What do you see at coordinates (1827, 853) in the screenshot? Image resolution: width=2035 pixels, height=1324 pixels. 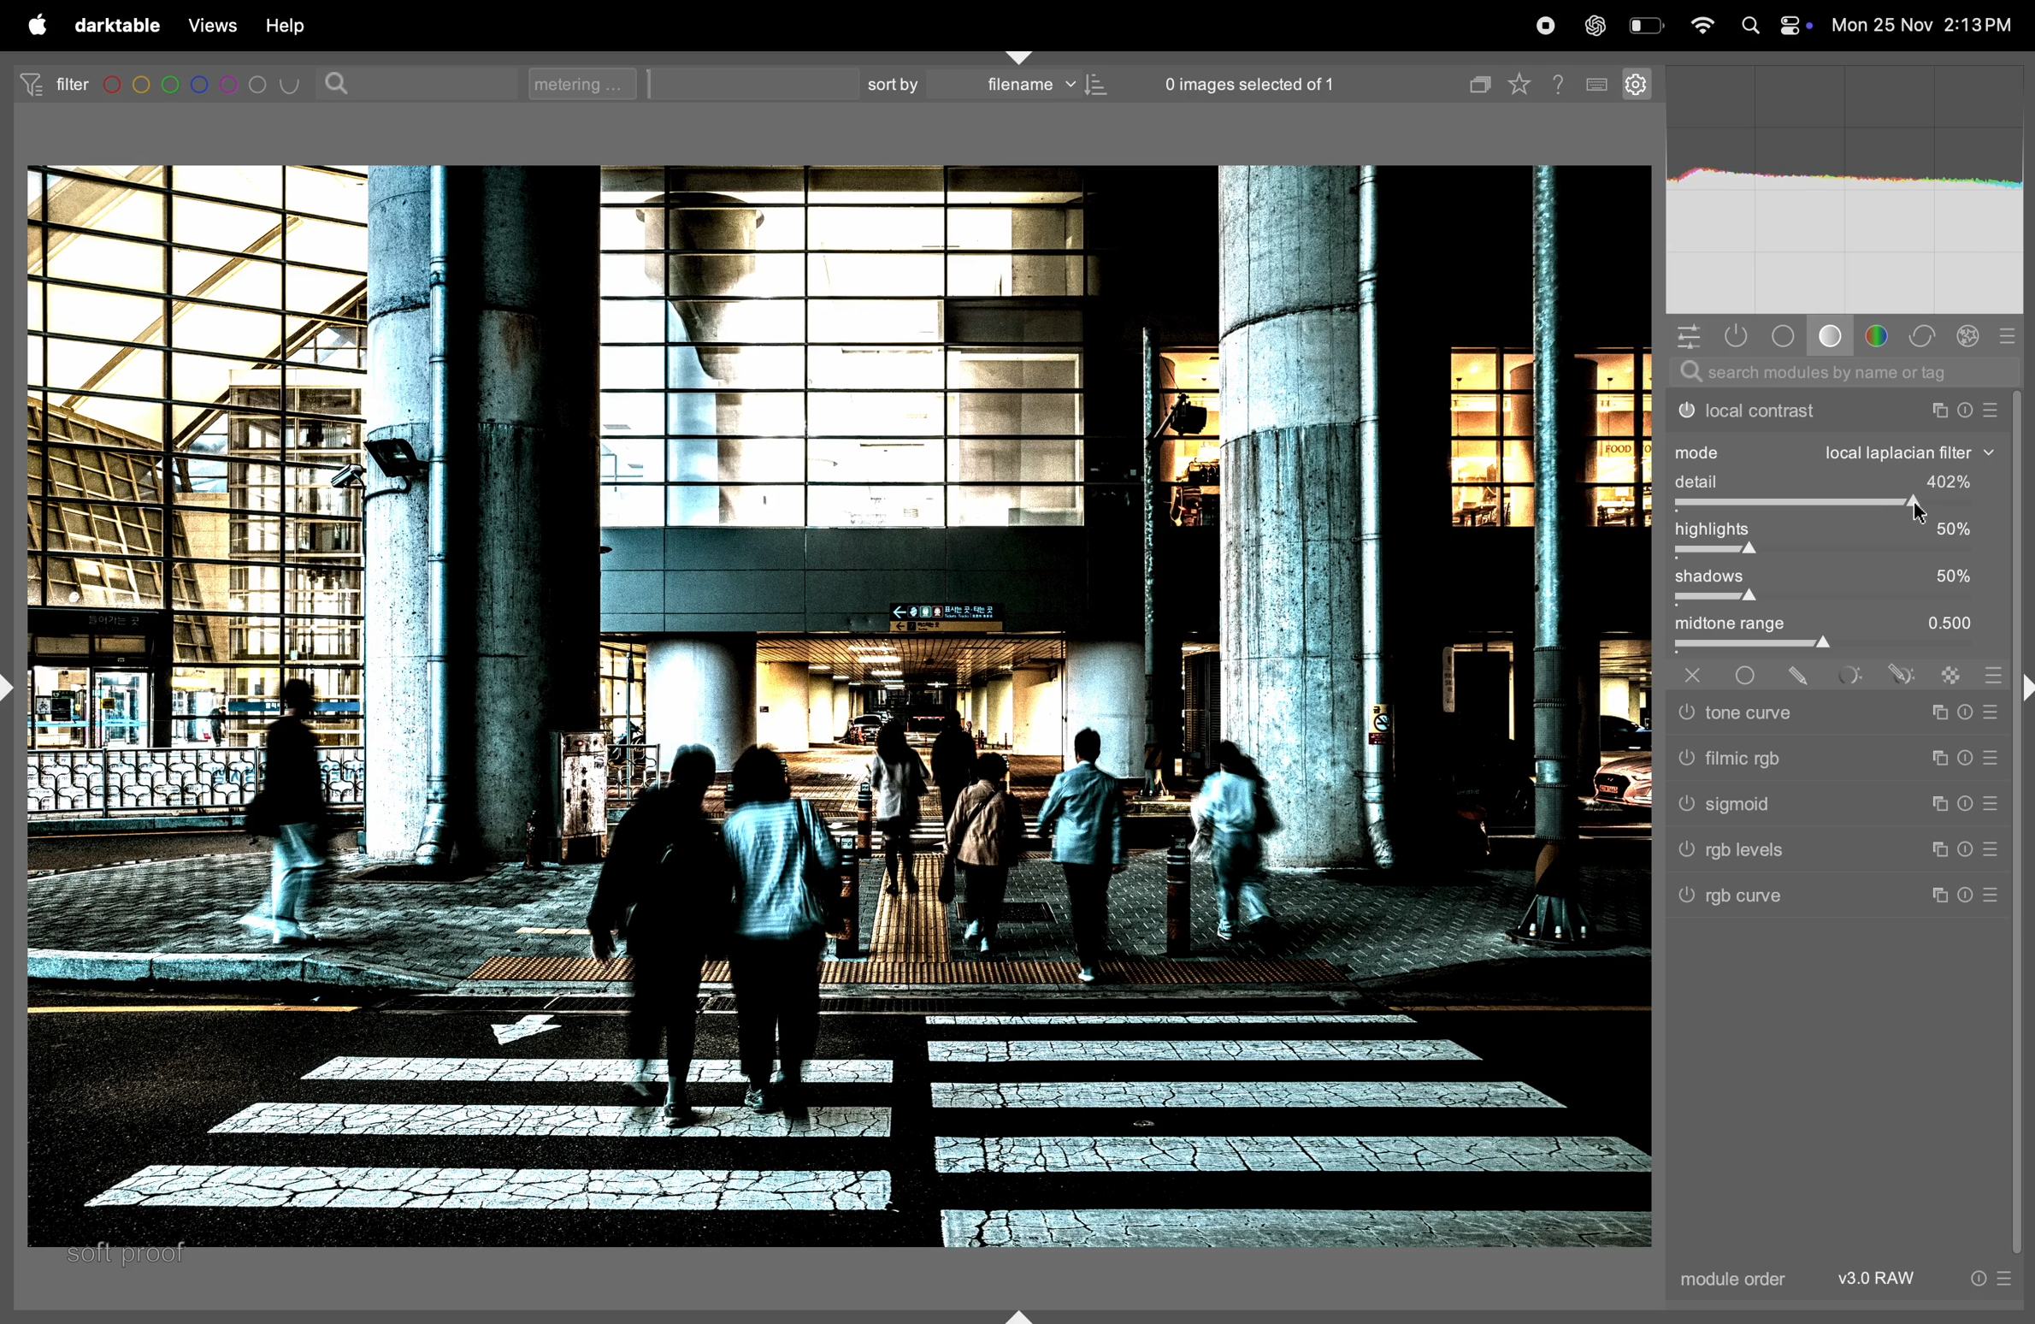 I see `rgb levels` at bounding box center [1827, 853].